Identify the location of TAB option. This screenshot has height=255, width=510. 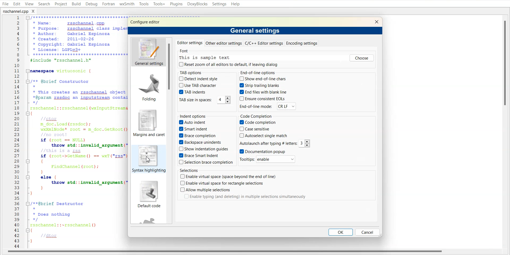
(191, 73).